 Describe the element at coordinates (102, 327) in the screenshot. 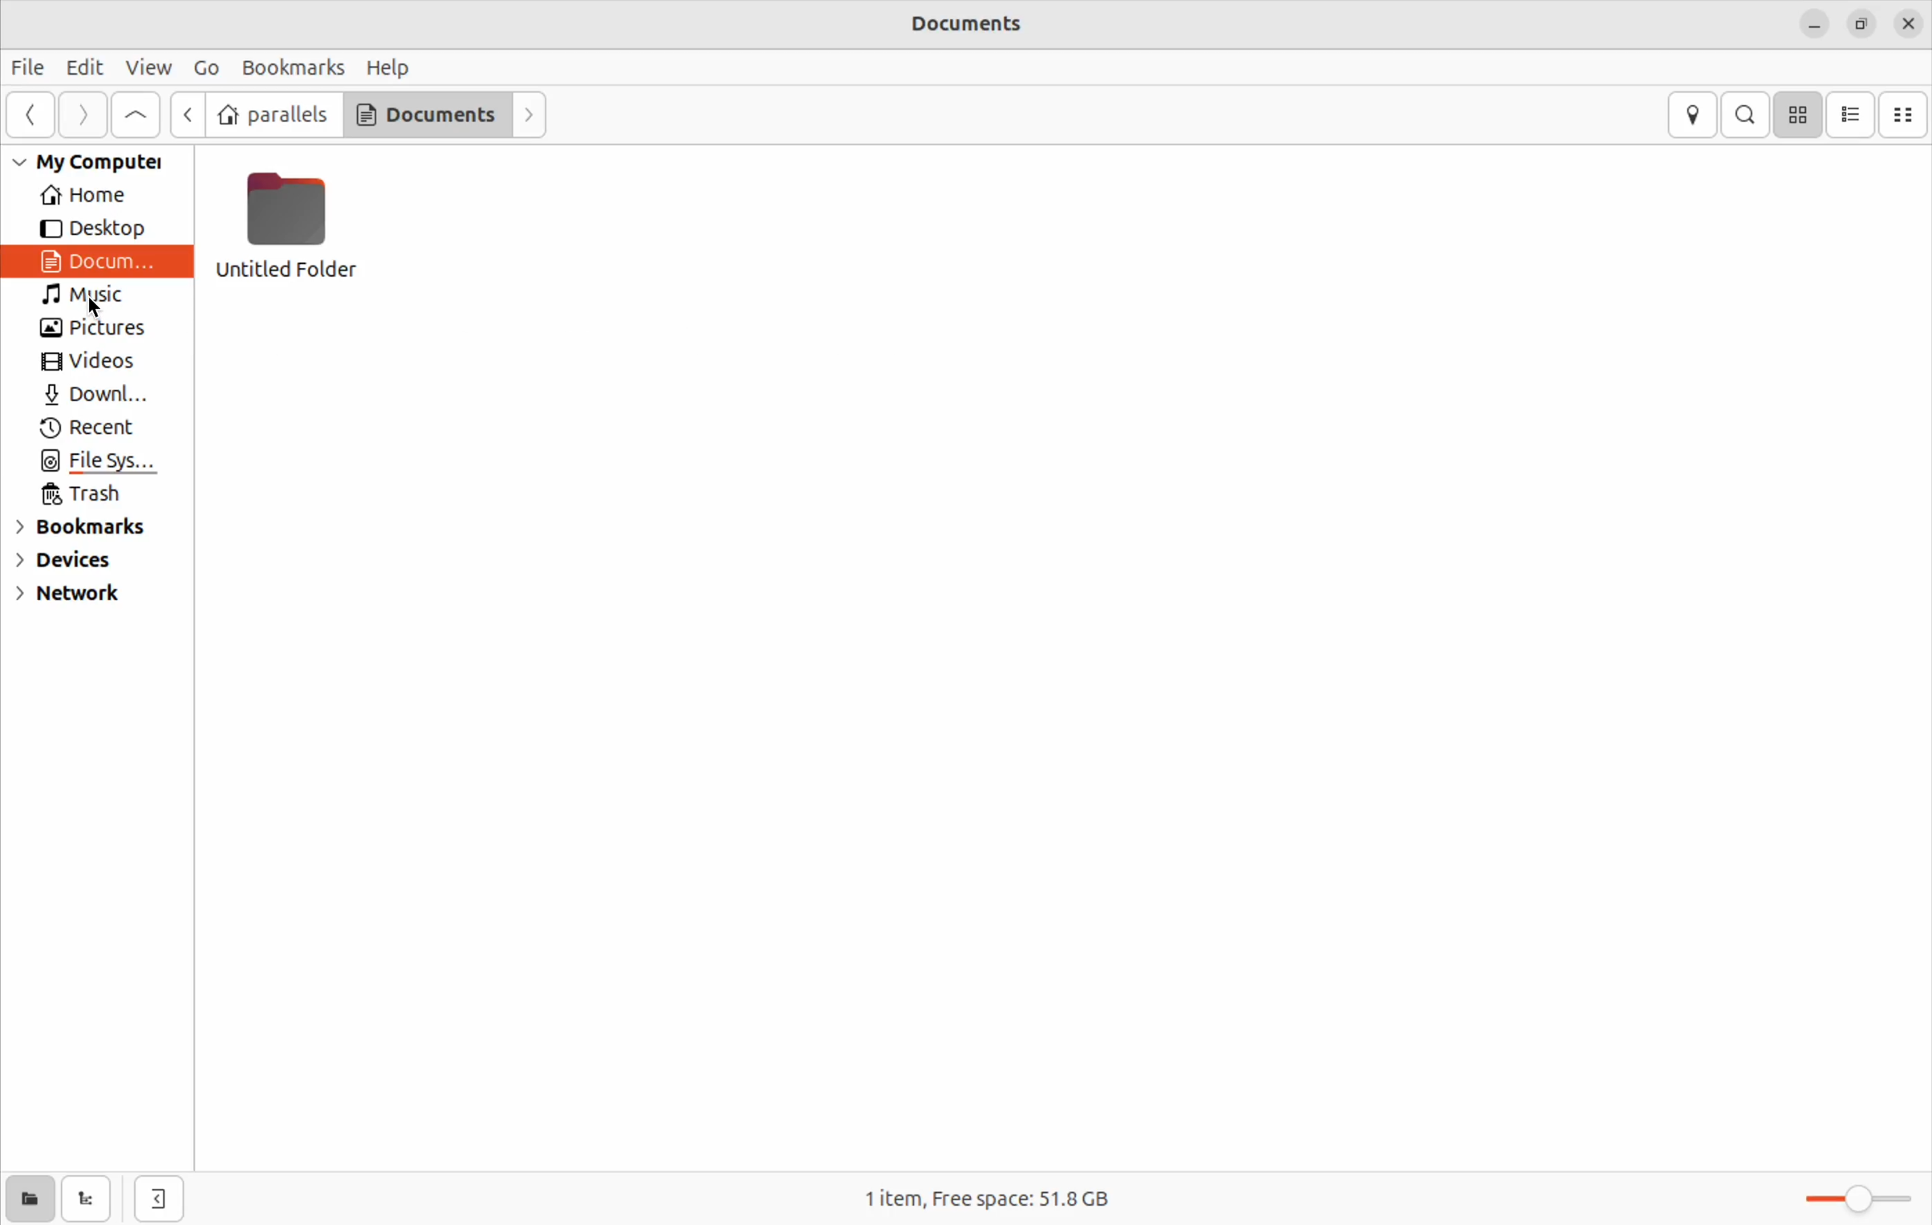

I see `Pictures` at that location.